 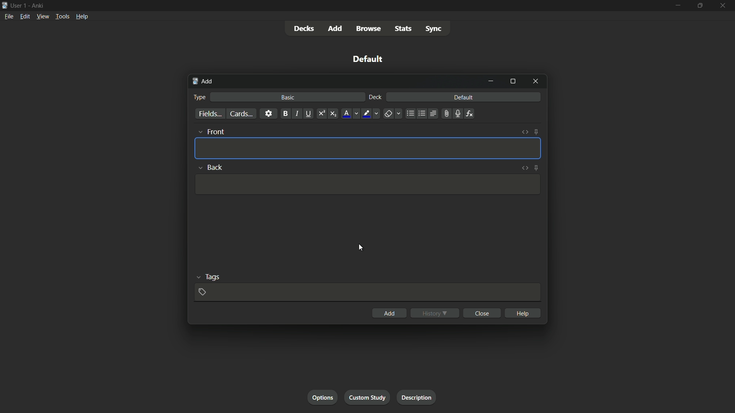 I want to click on bold, so click(x=285, y=114).